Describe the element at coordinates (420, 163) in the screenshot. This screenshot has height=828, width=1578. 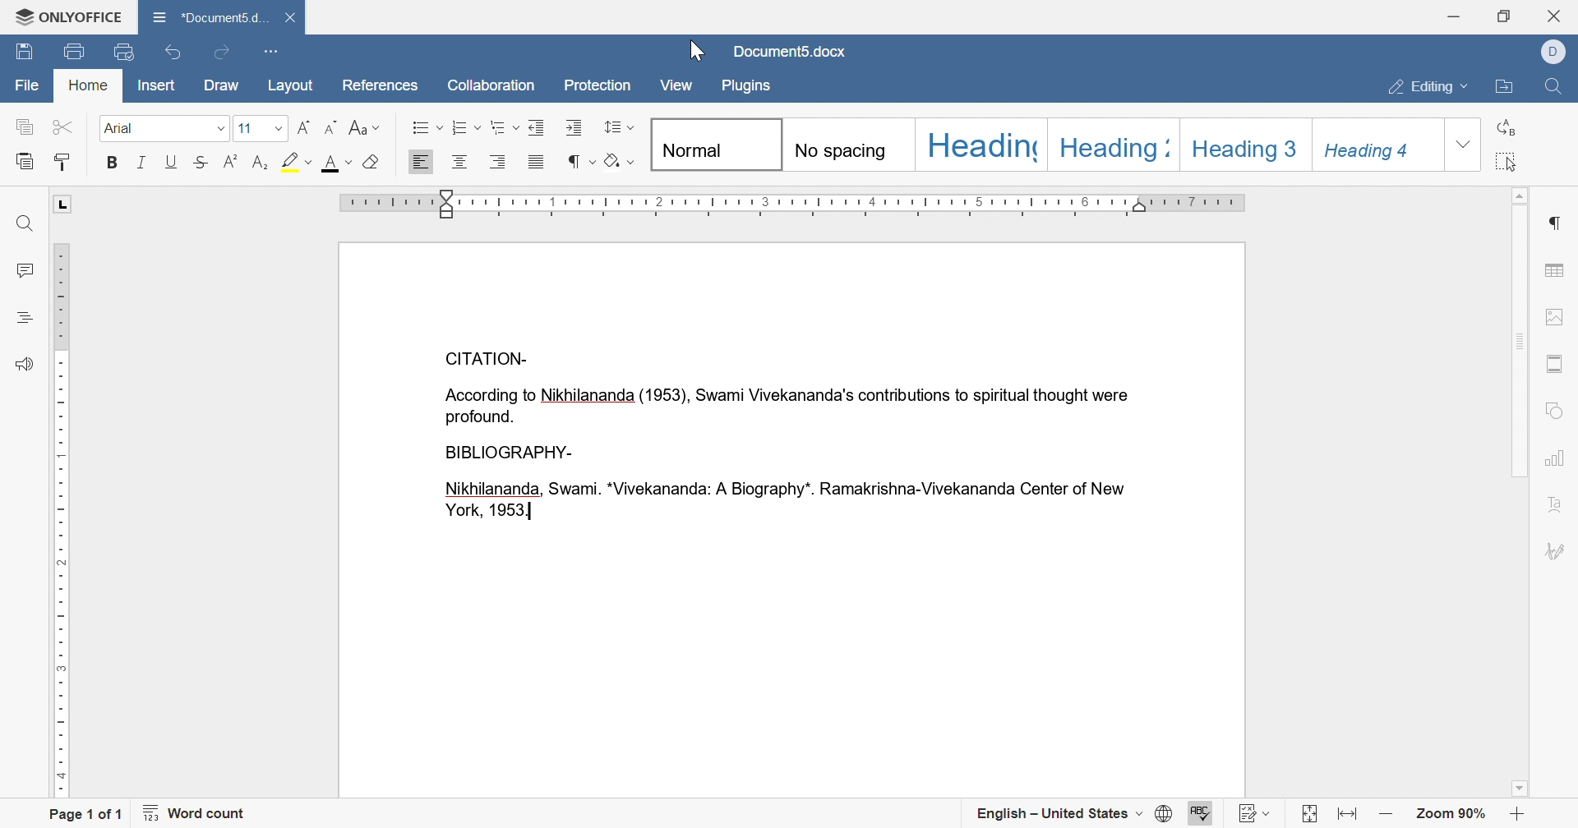
I see `align left` at that location.